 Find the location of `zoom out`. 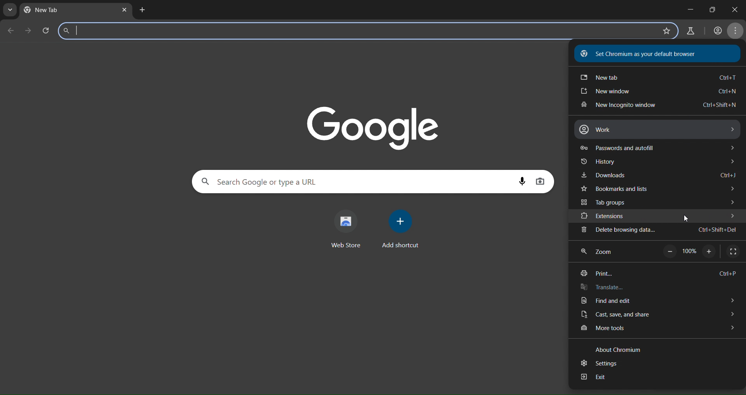

zoom out is located at coordinates (669, 250).